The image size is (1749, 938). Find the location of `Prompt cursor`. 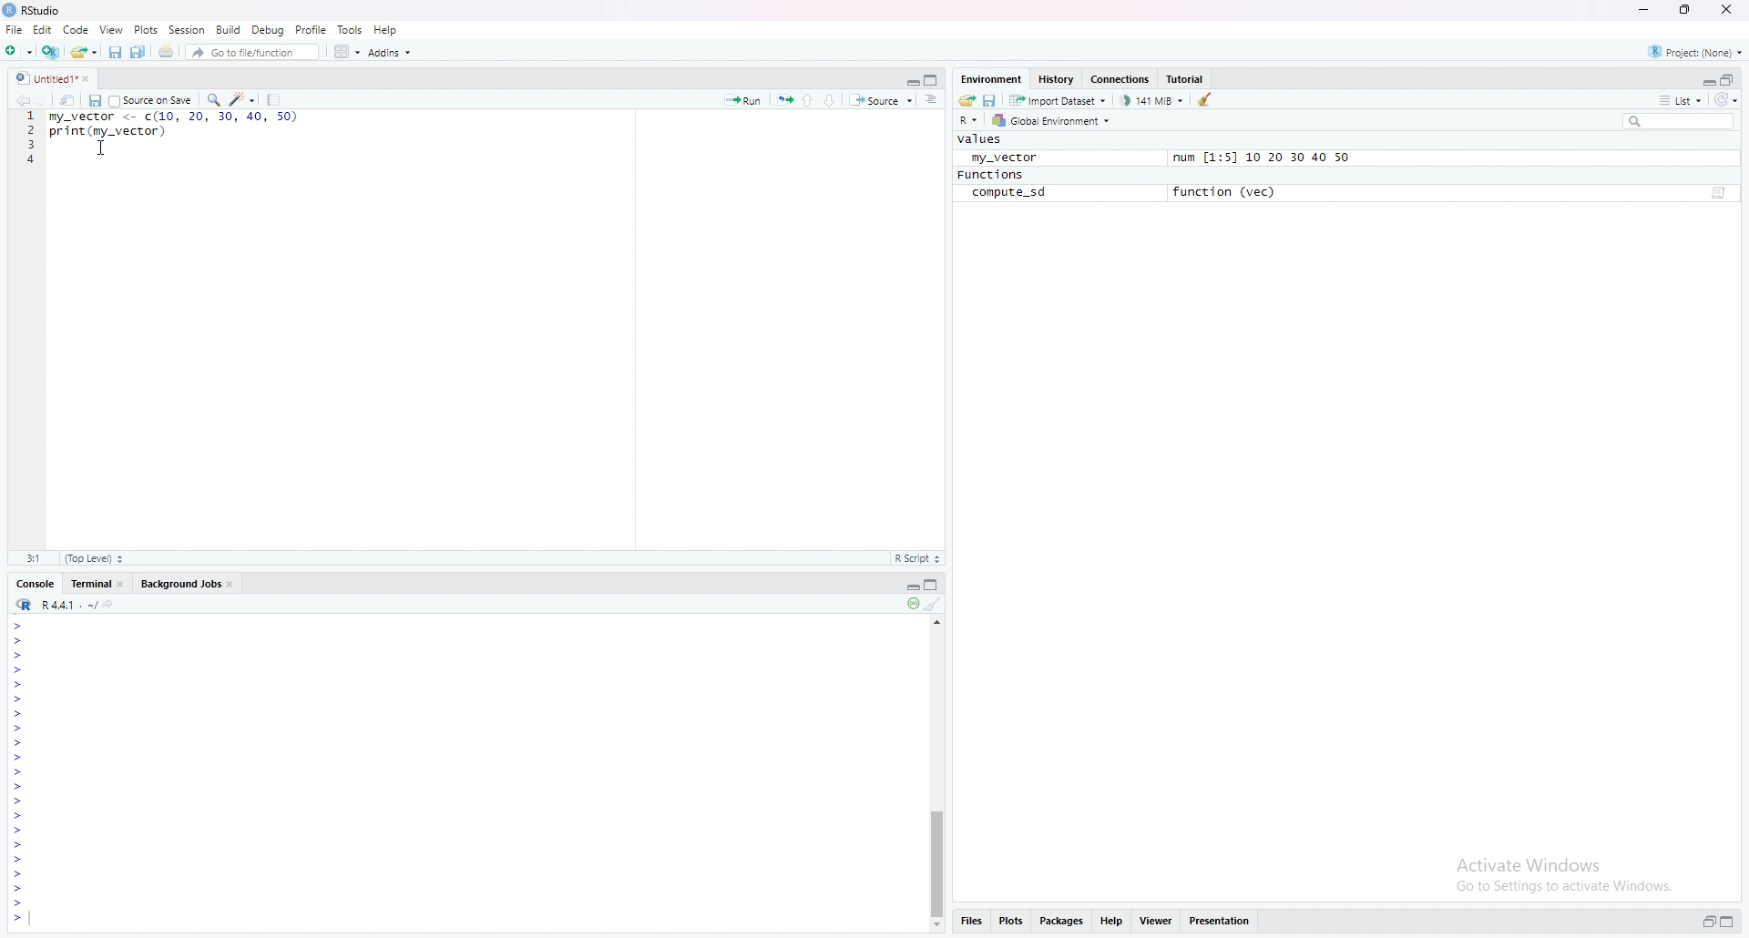

Prompt cursor is located at coordinates (21, 802).